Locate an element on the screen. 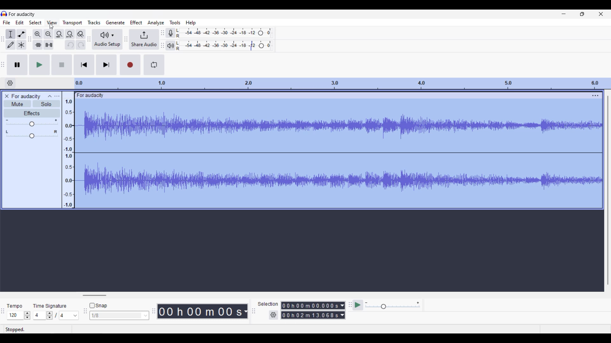 The width and height of the screenshot is (611, 343). Stop is located at coordinates (62, 65).